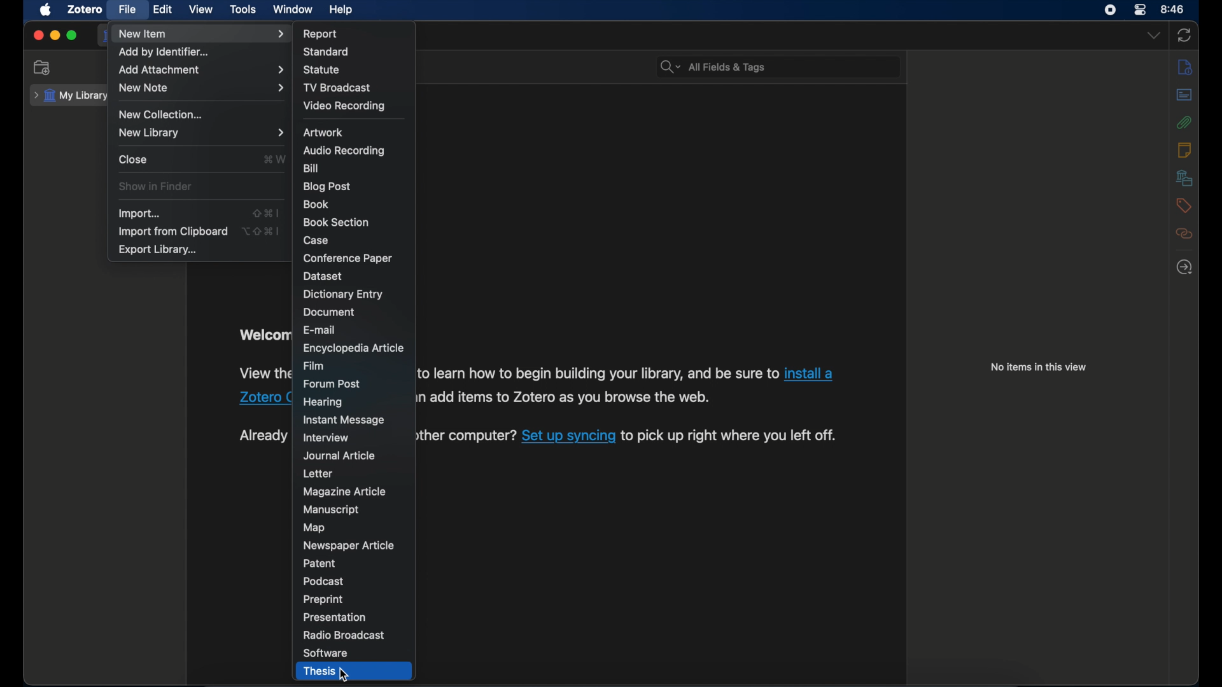  What do you see at coordinates (467, 437) in the screenshot?
I see `software information` at bounding box center [467, 437].